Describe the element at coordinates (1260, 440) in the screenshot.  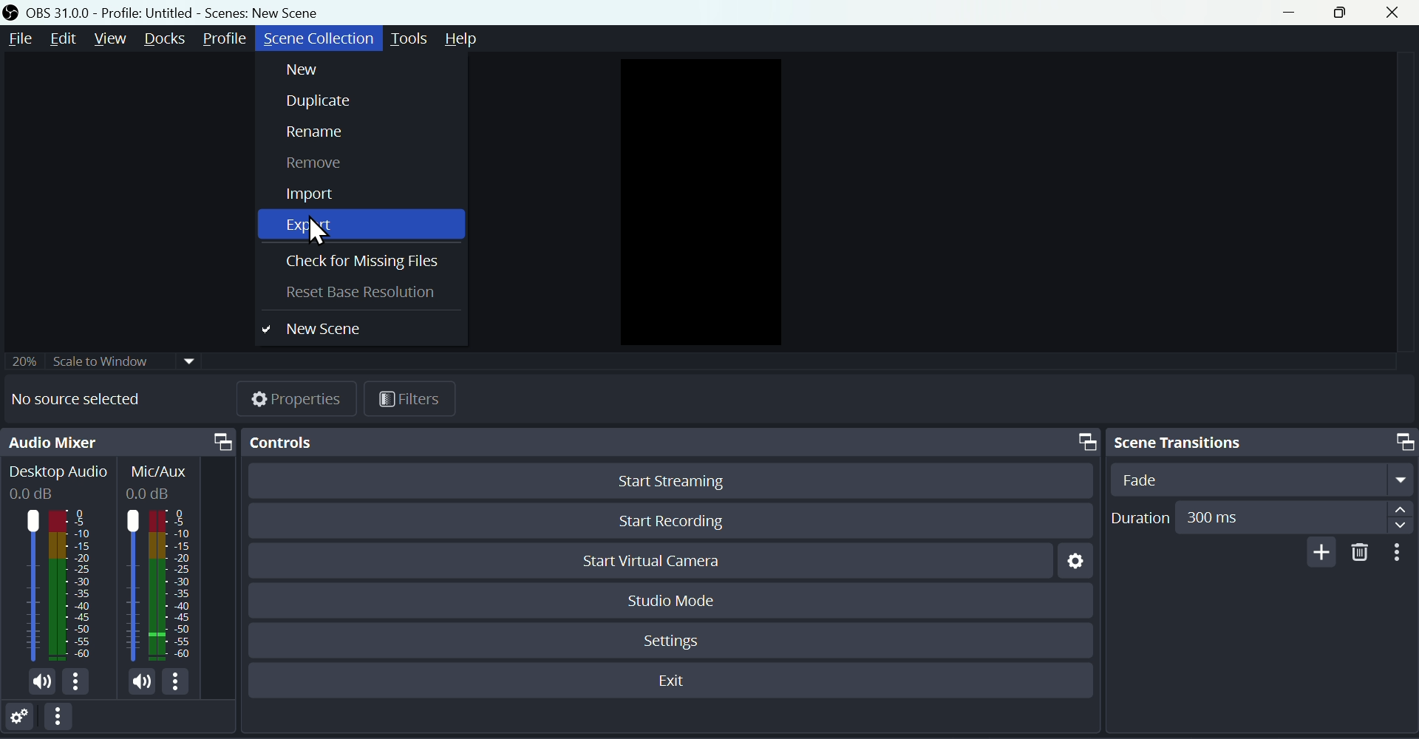
I see `Scene transition` at that location.